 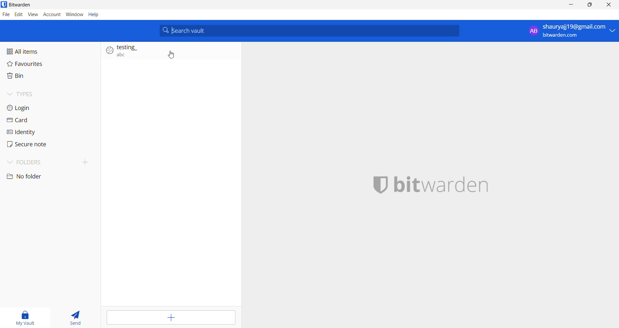 What do you see at coordinates (76, 316) in the screenshot?
I see `send` at bounding box center [76, 316].